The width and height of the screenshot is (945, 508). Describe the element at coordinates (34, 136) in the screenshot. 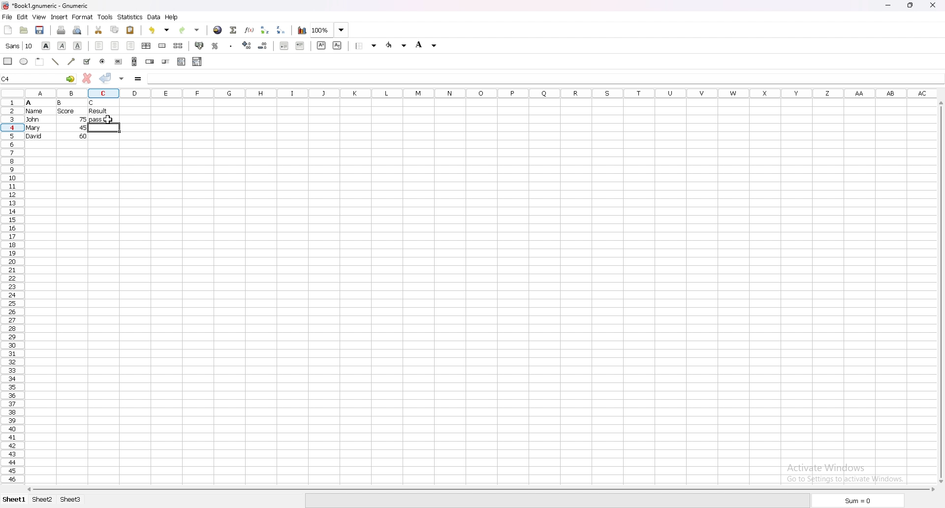

I see `david` at that location.